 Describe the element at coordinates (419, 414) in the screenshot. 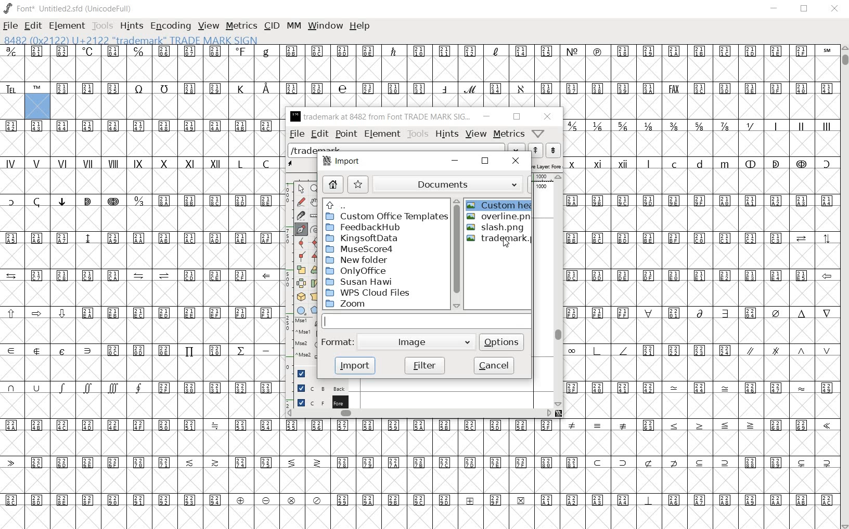

I see `scrollbar` at that location.